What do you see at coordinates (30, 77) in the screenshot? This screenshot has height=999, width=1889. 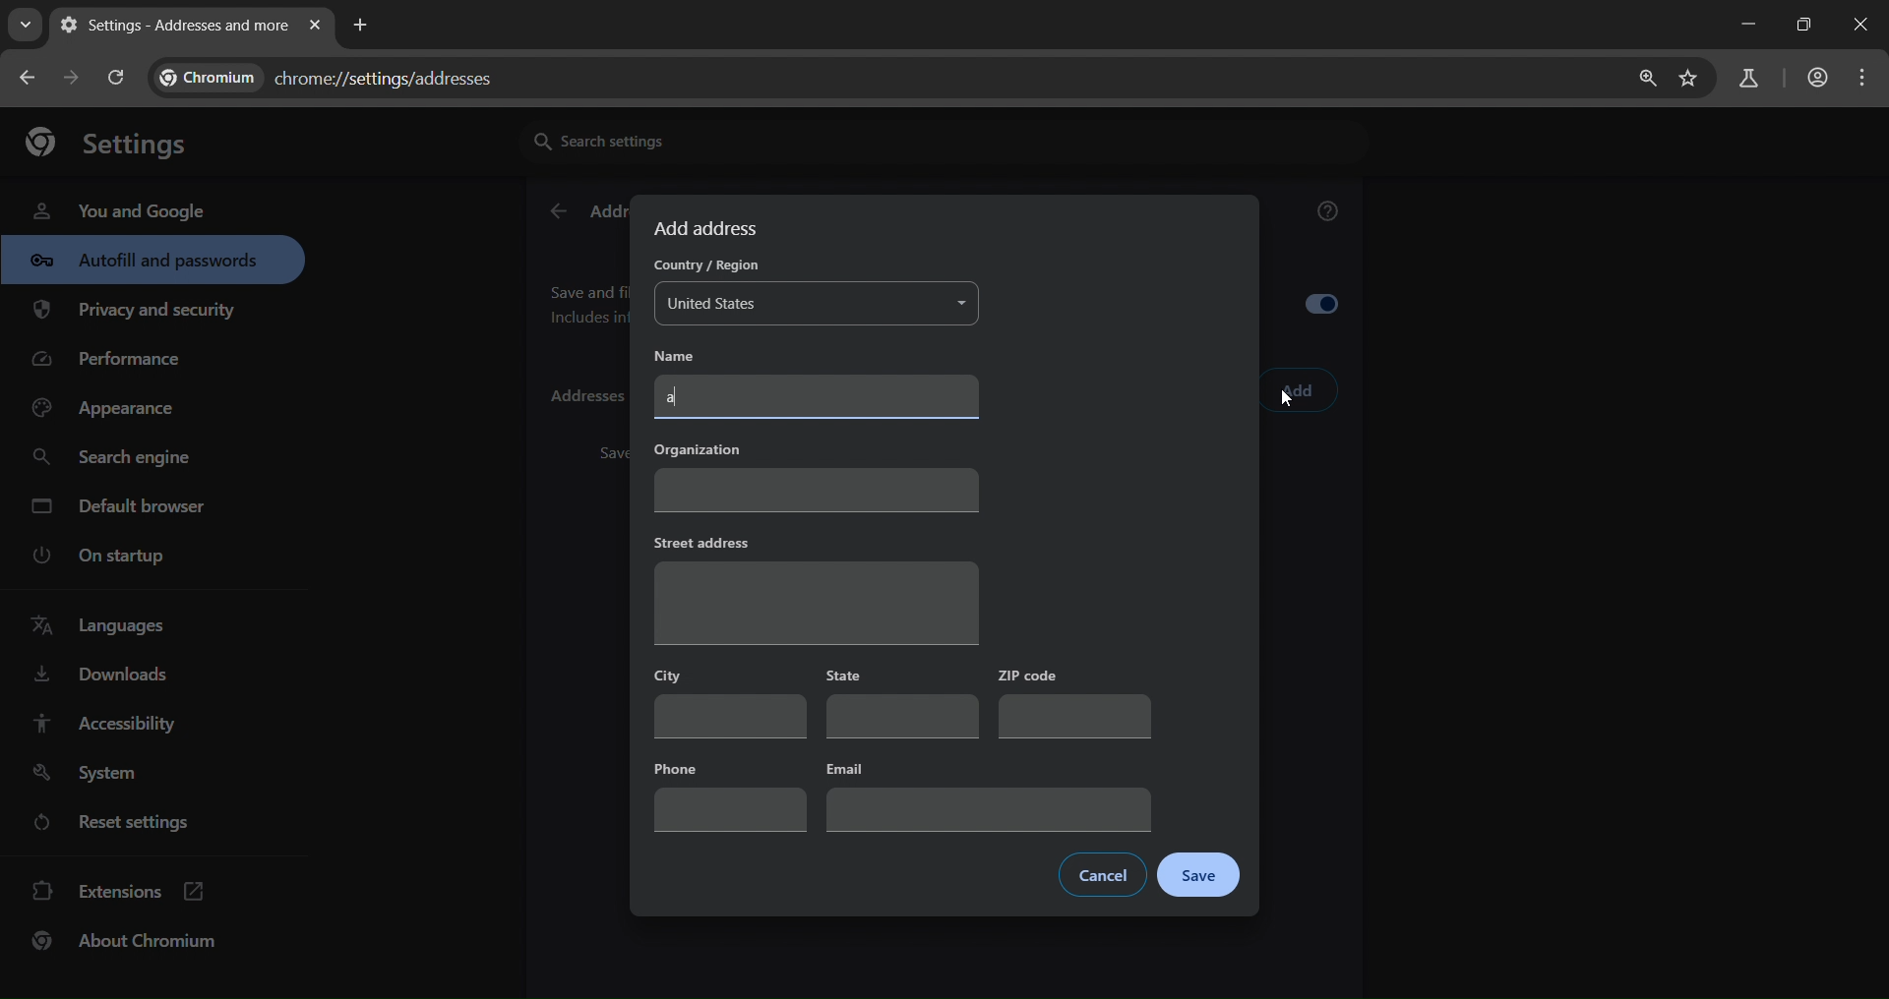 I see `go back one page` at bounding box center [30, 77].